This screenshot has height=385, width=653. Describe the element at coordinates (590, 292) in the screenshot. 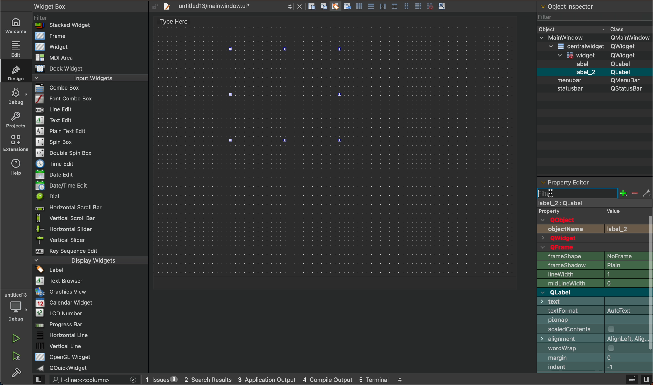

I see `QLabel` at that location.